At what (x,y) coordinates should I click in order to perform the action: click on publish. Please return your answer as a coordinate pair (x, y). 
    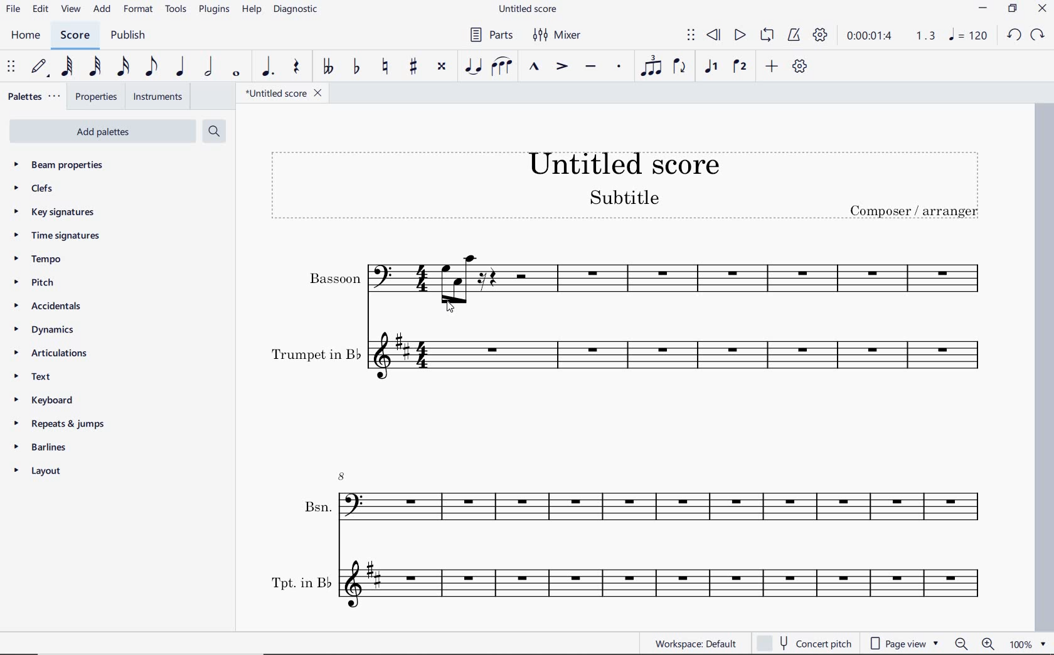
    Looking at the image, I should click on (128, 36).